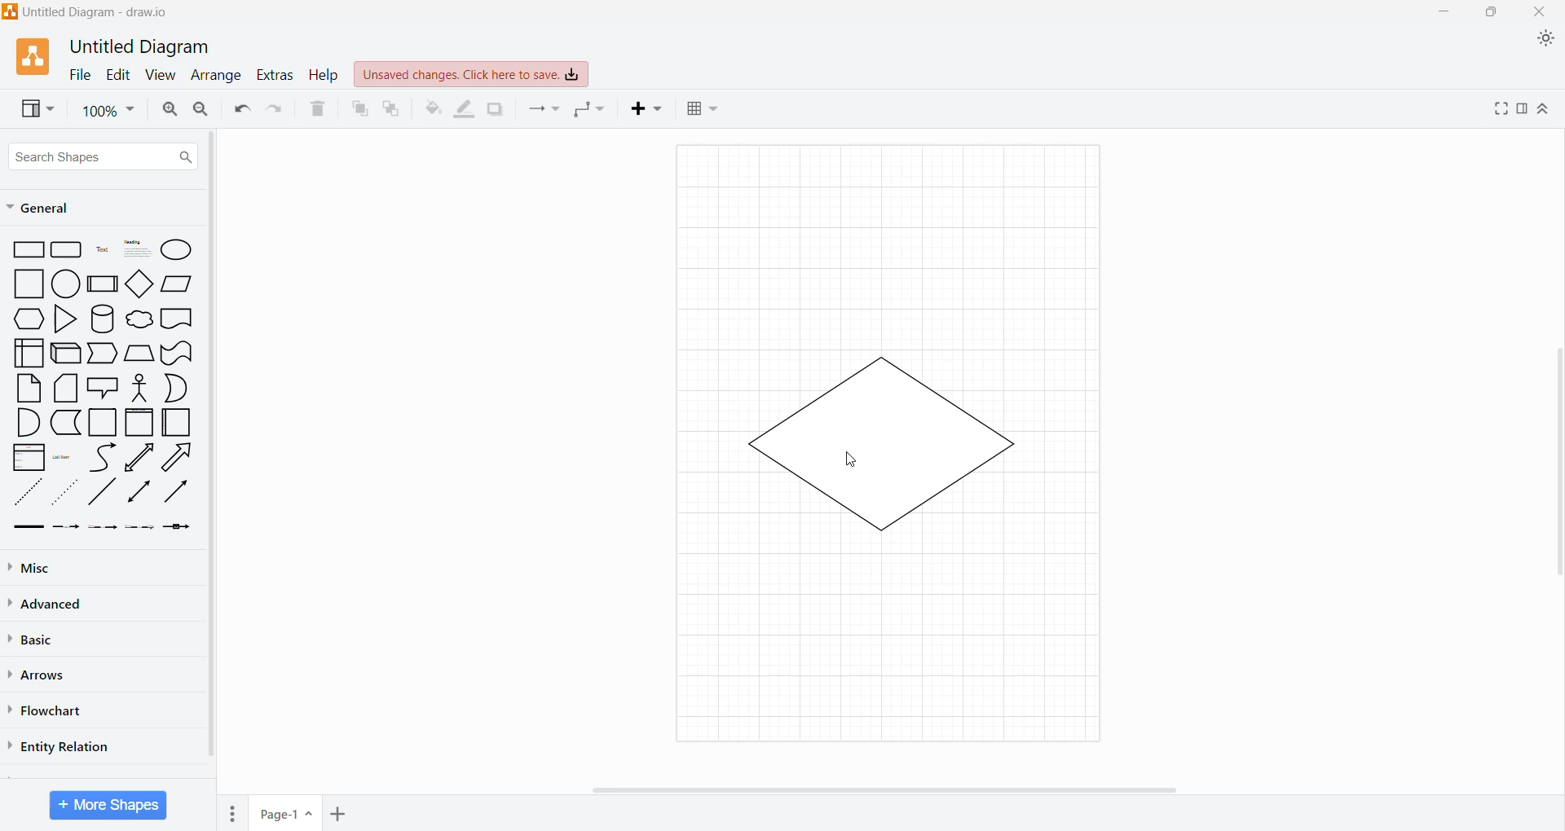 This screenshot has height=831, width=1565. What do you see at coordinates (286, 814) in the screenshot?
I see `` at bounding box center [286, 814].